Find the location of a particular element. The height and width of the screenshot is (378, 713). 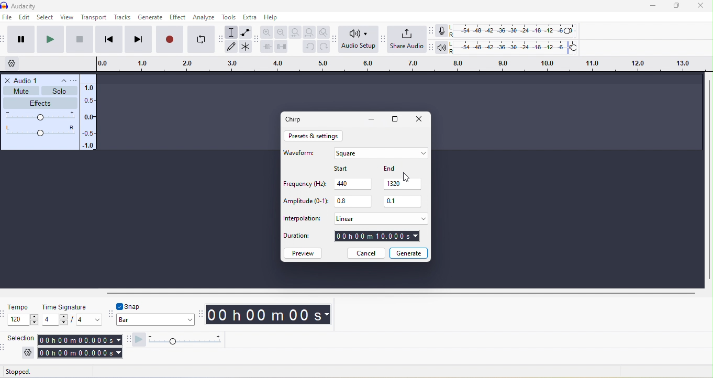

help is located at coordinates (272, 18).